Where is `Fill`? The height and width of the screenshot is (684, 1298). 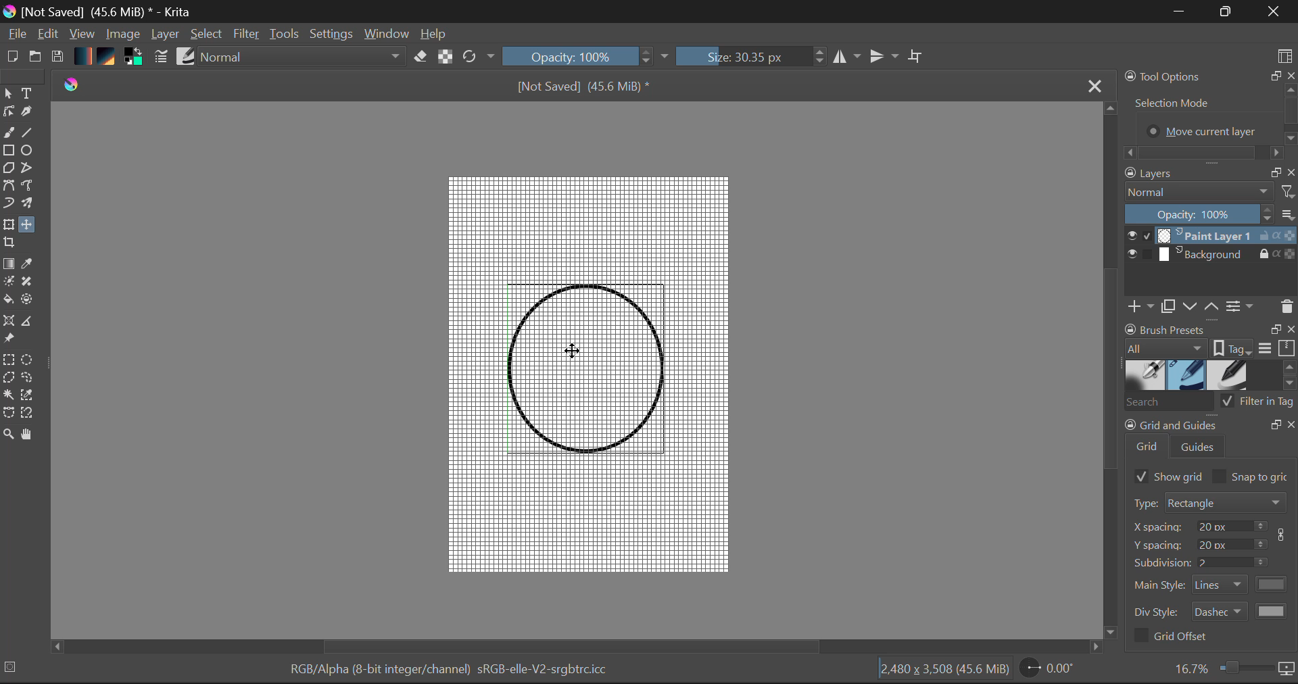
Fill is located at coordinates (8, 300).